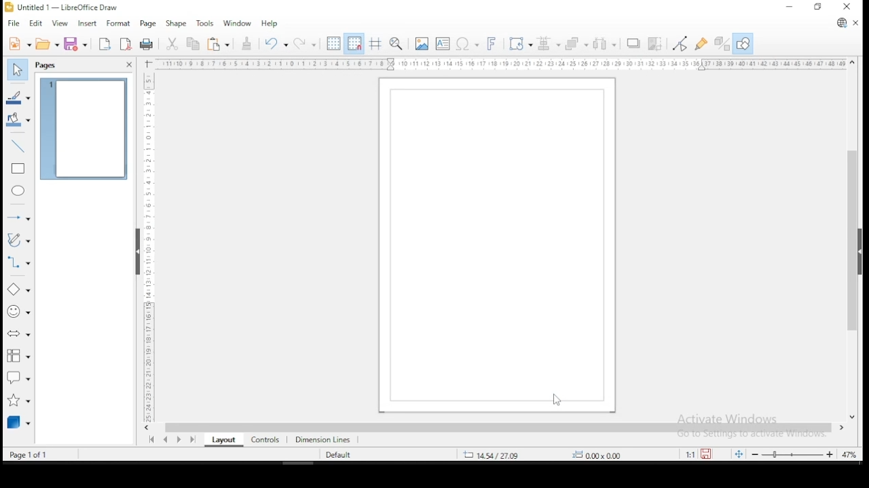  I want to click on 0.00 x 0.00, so click(612, 455).